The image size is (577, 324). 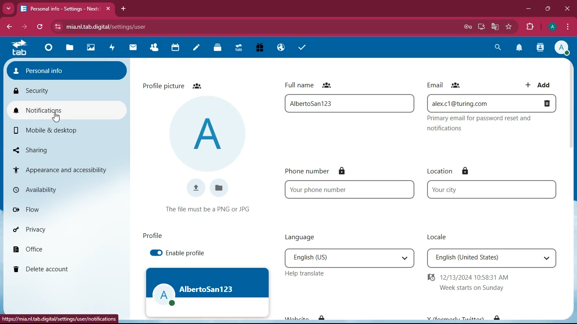 What do you see at coordinates (56, 27) in the screenshot?
I see `View site information` at bounding box center [56, 27].